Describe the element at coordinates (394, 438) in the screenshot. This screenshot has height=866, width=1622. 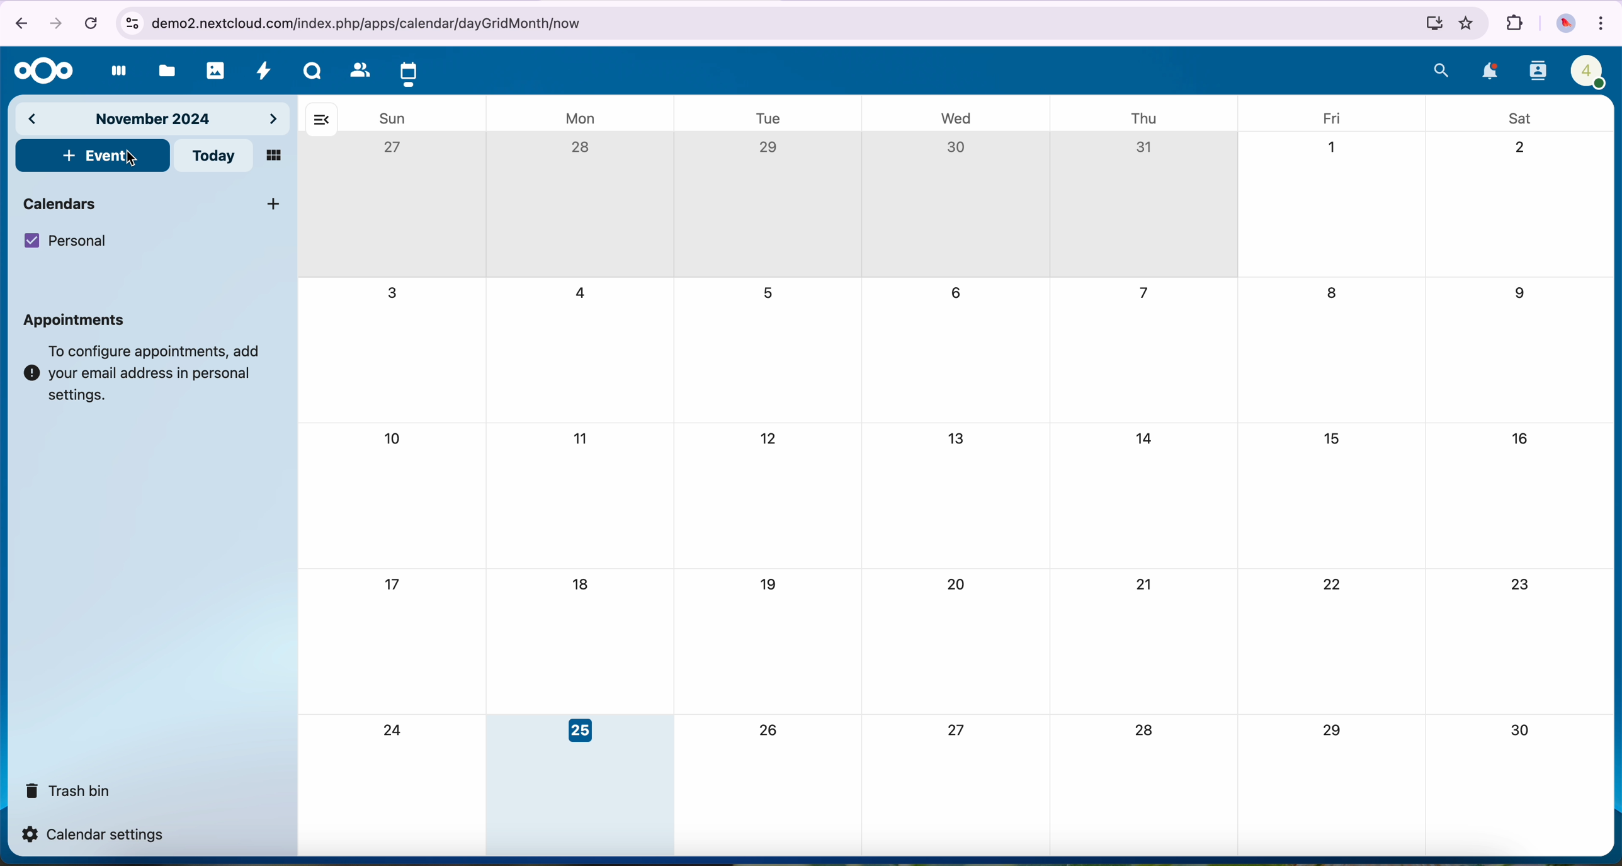
I see `10` at that location.